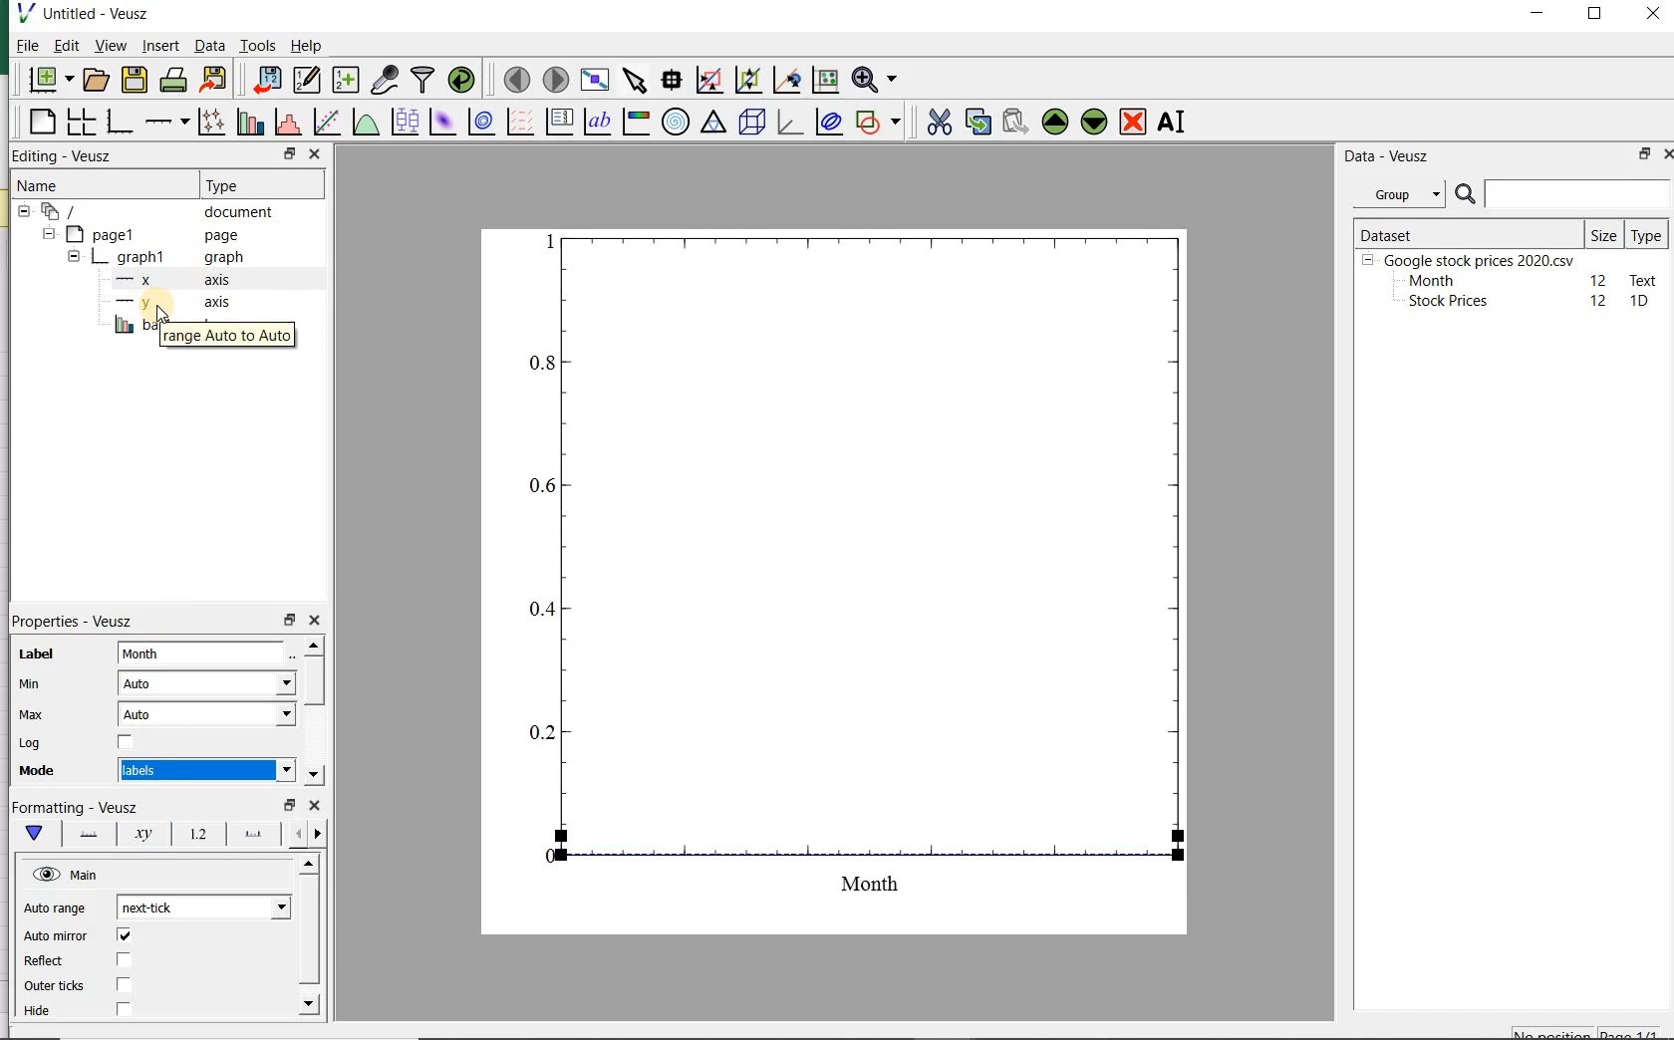 The image size is (1674, 1040). What do you see at coordinates (257, 46) in the screenshot?
I see `Tools` at bounding box center [257, 46].